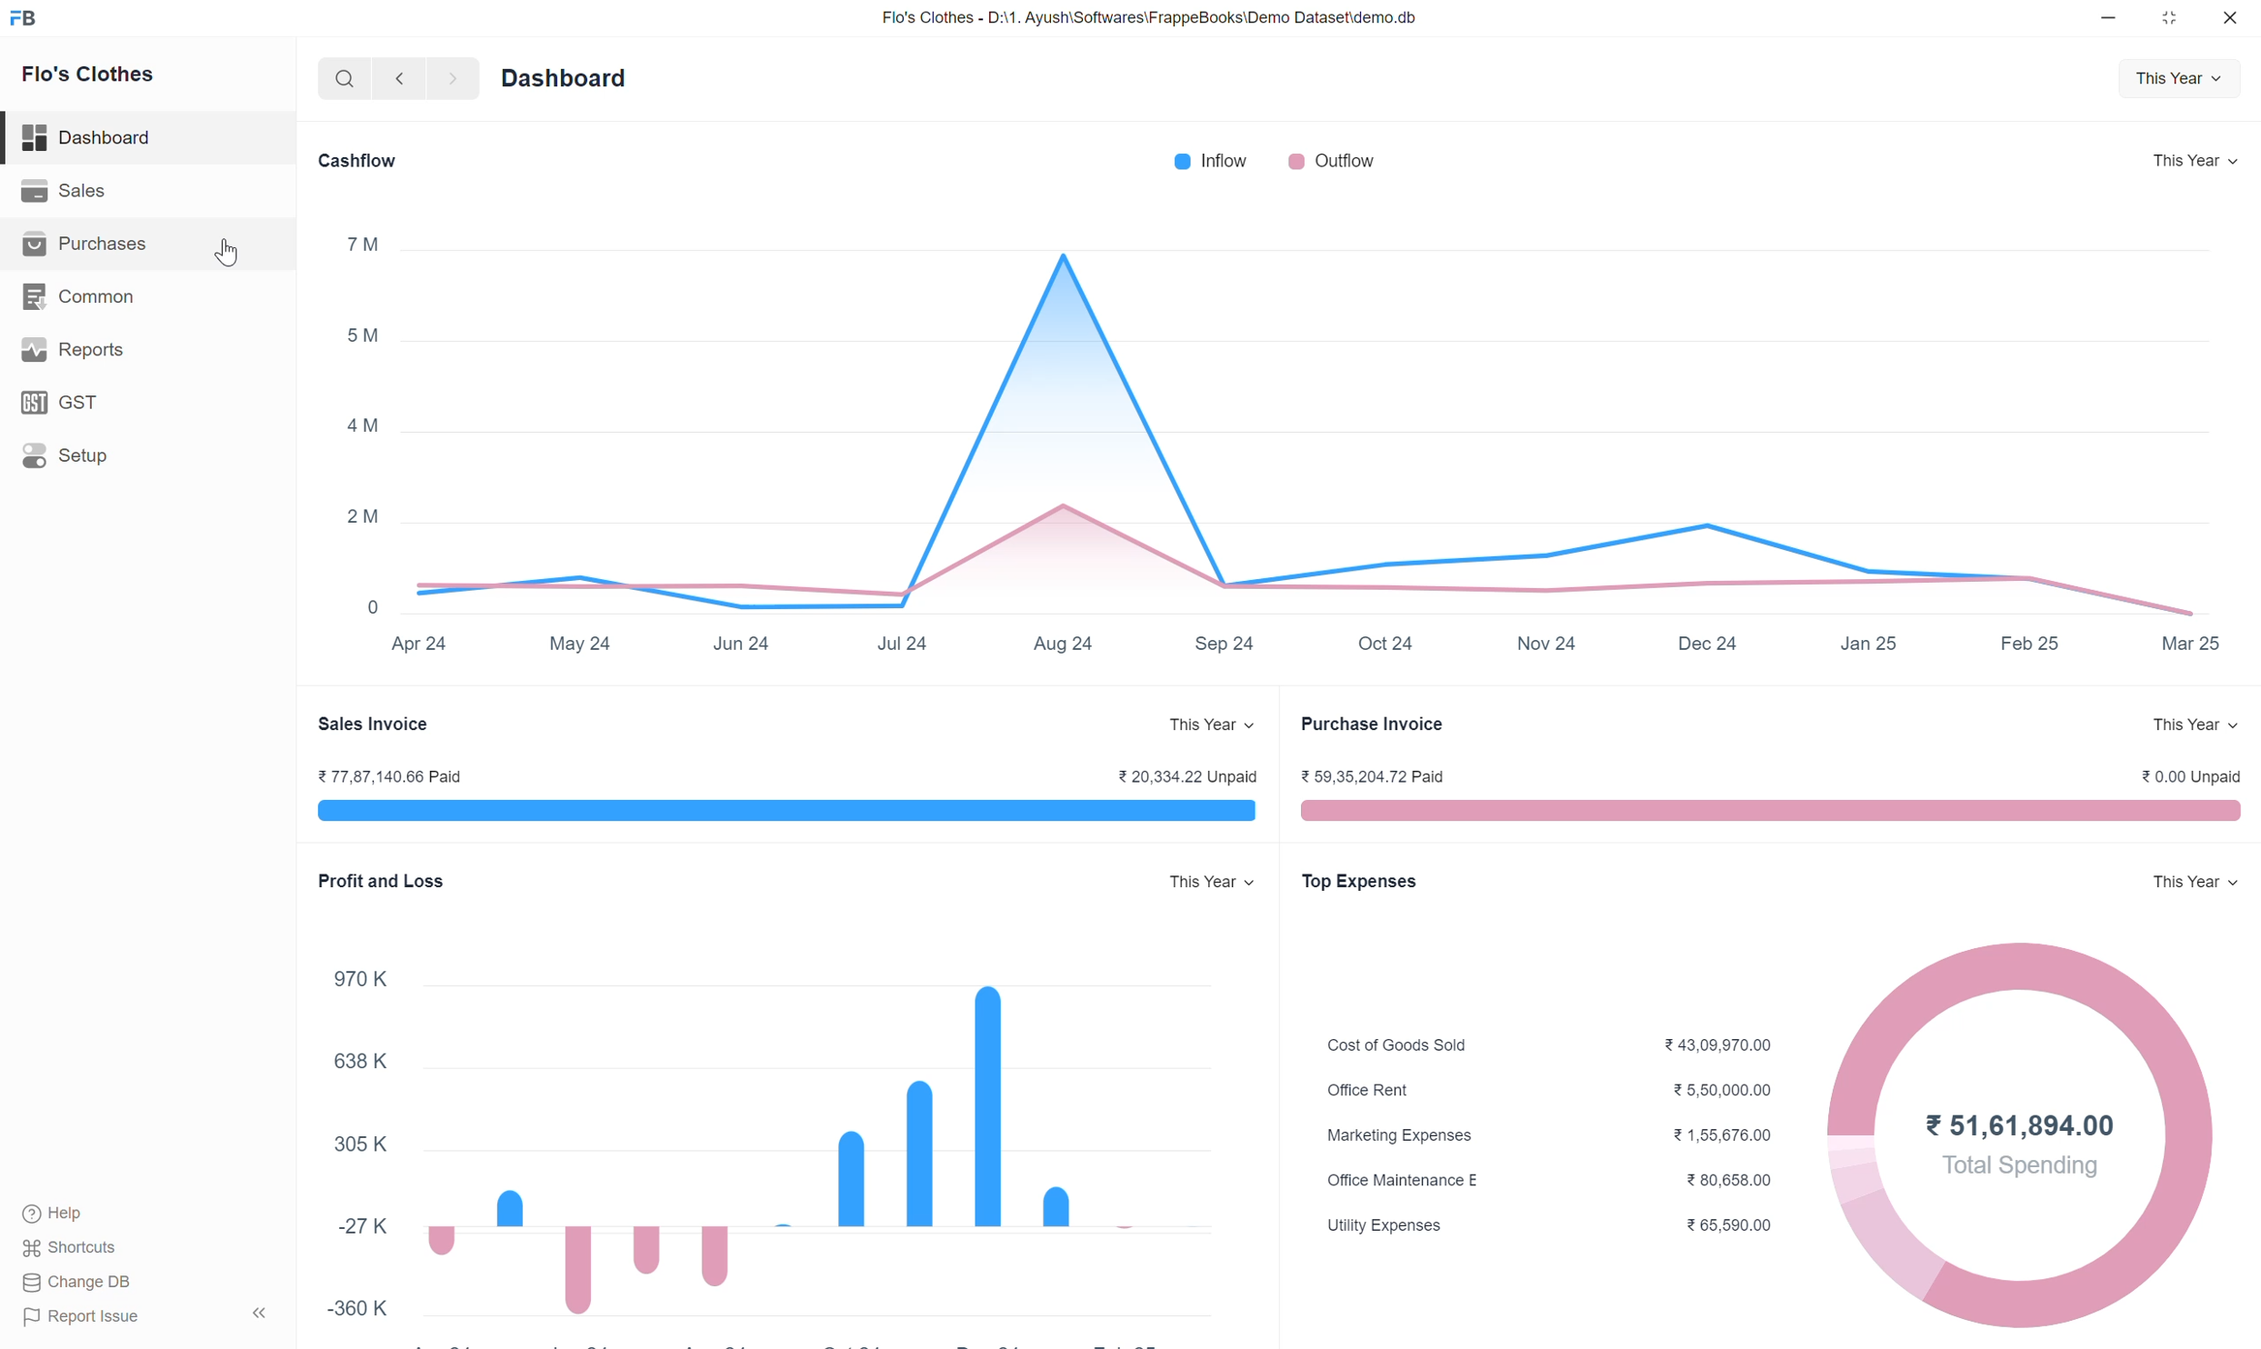 The image size is (2261, 1349). I want to click on Cost of Goods Sold 43,09,970.00, so click(1548, 1041).